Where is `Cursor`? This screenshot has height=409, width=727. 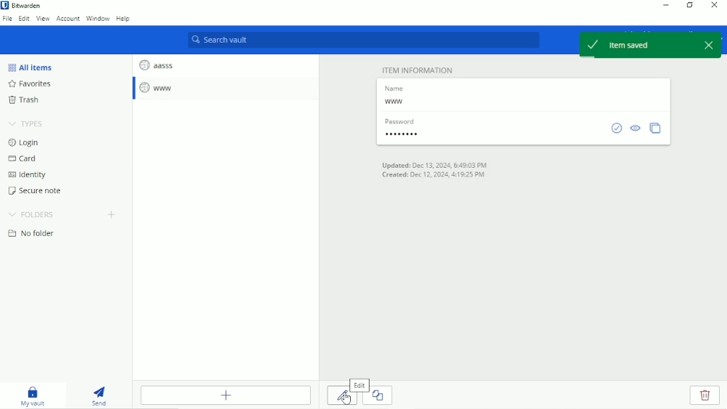 Cursor is located at coordinates (344, 399).